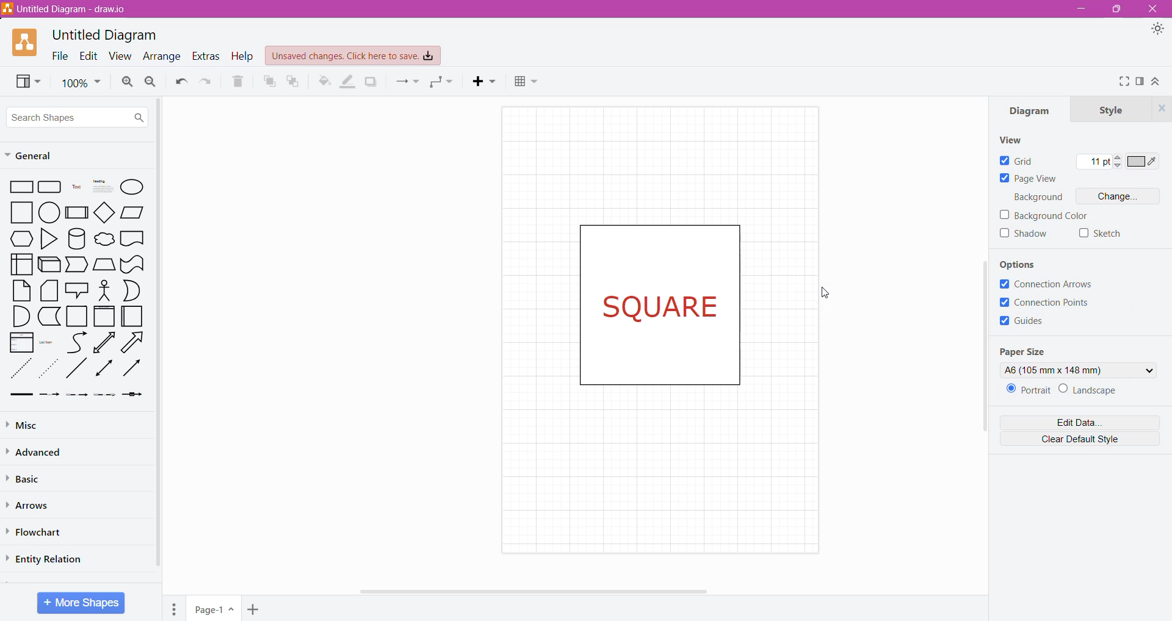 Image resolution: width=1172 pixels, height=621 pixels. I want to click on Undo, so click(209, 81).